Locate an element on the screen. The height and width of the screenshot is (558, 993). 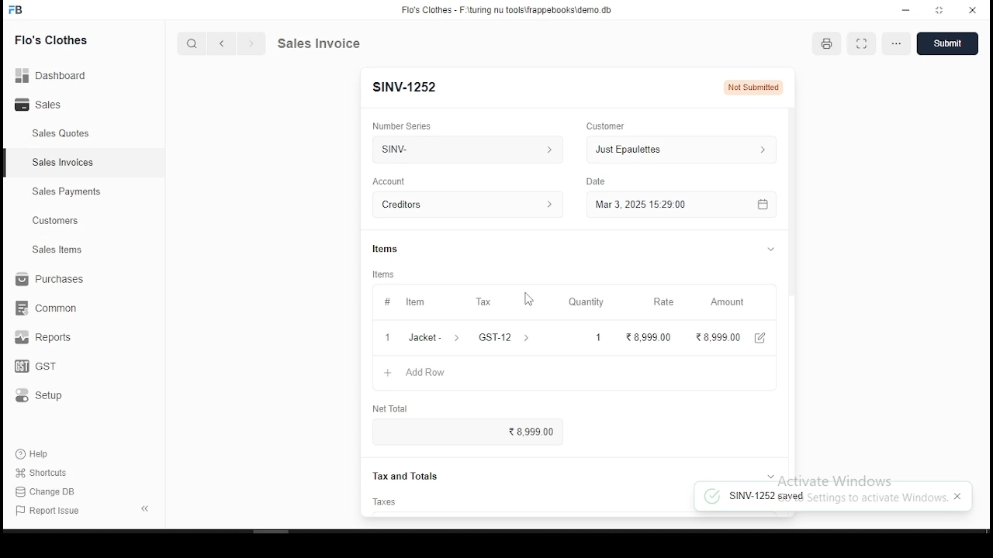
rate is located at coordinates (663, 302).